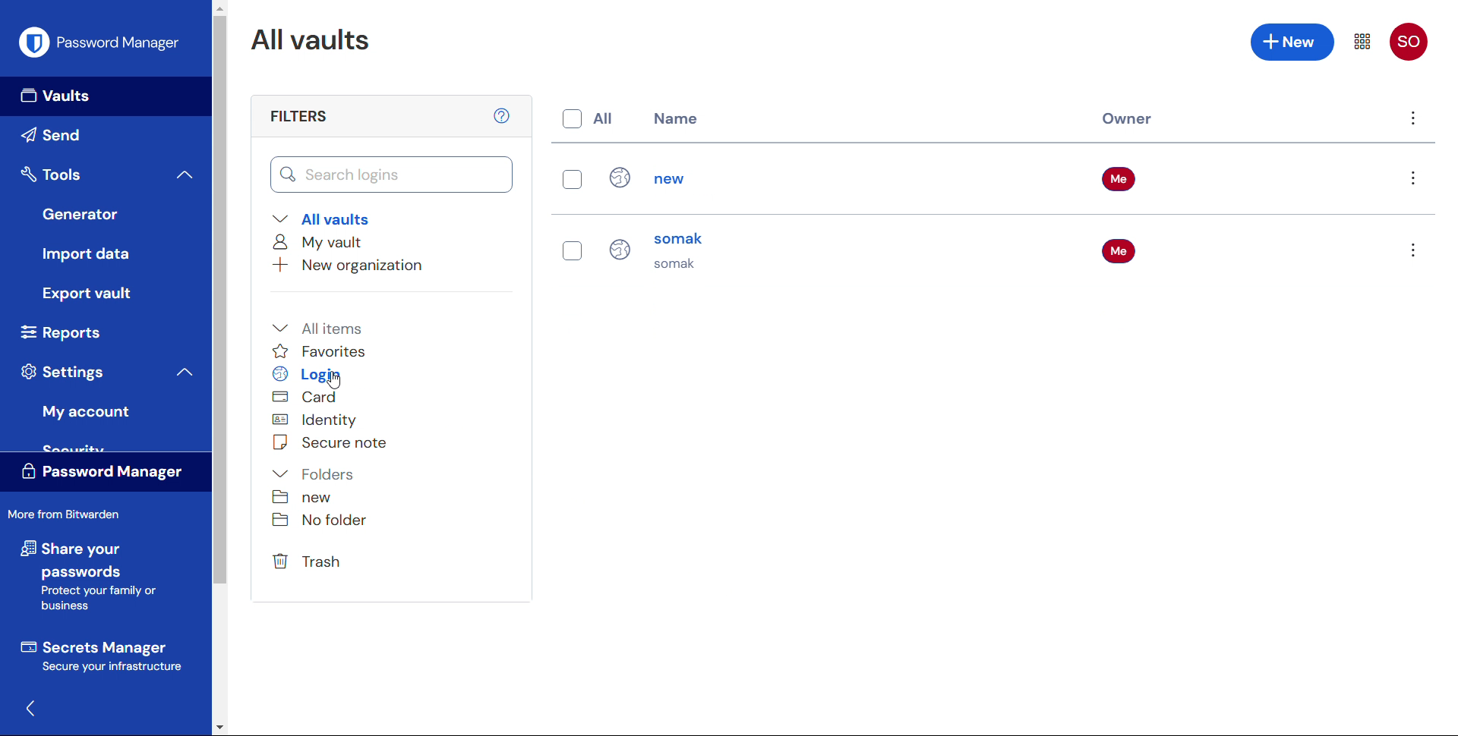 The height and width of the screenshot is (736, 1458). I want to click on new, so click(675, 179).